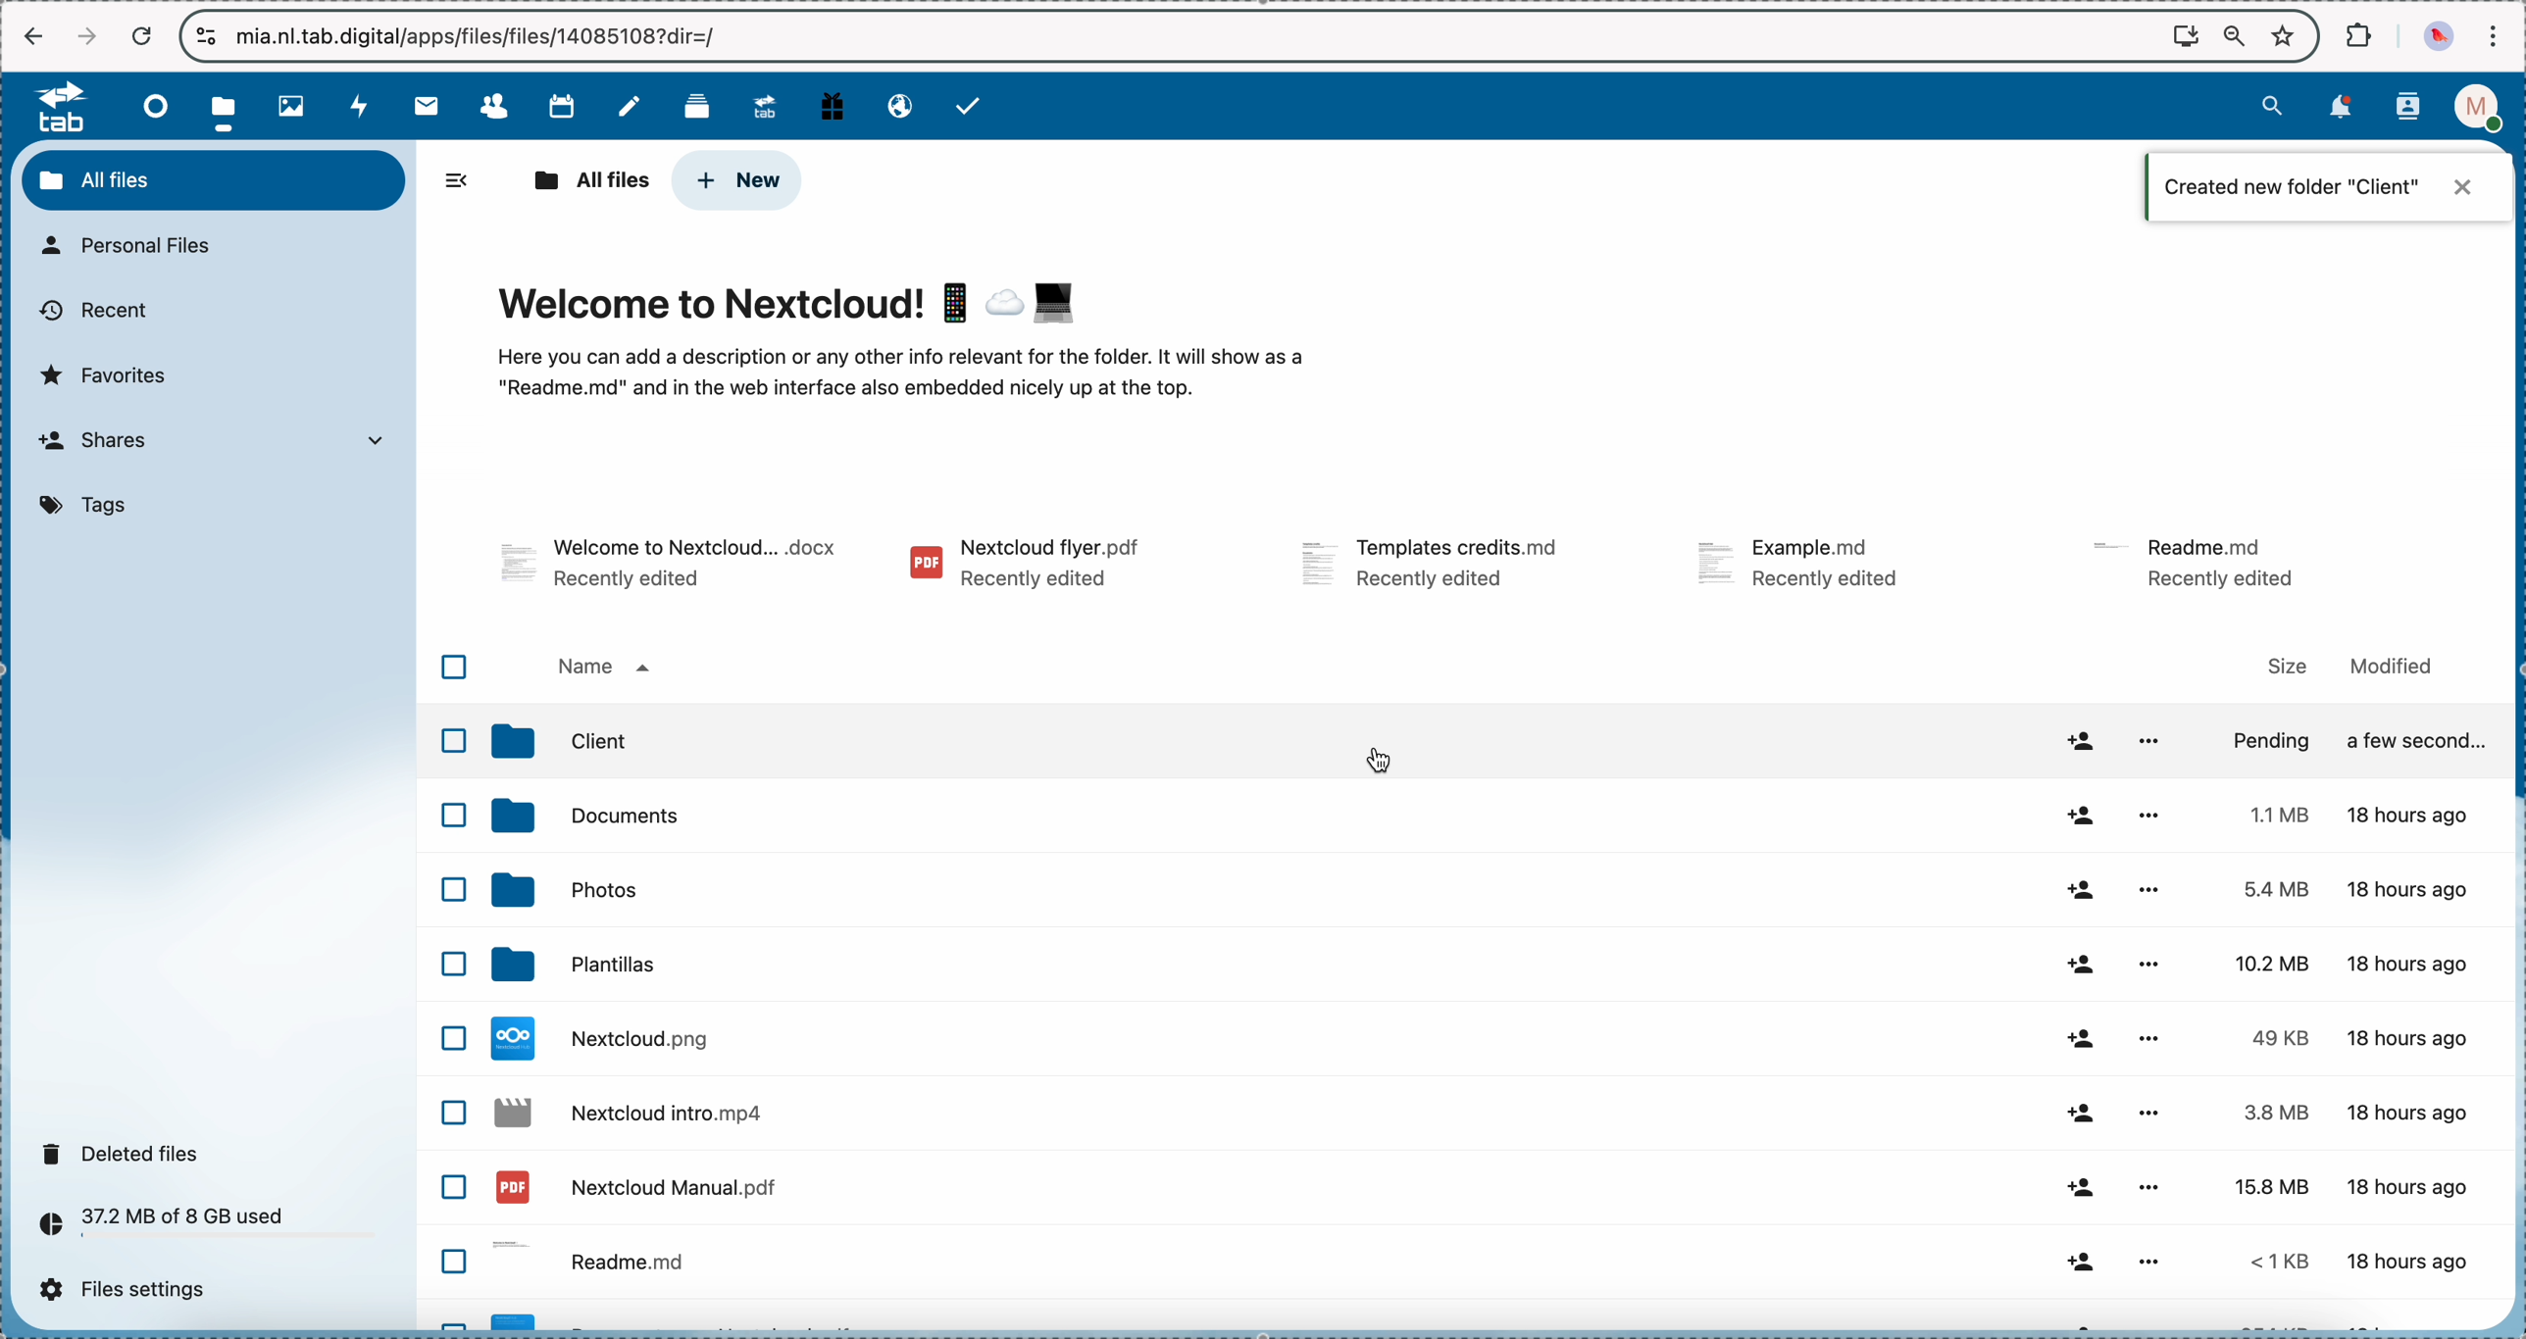 The width and height of the screenshot is (2526, 1339). I want to click on readme file, so click(1257, 1191).